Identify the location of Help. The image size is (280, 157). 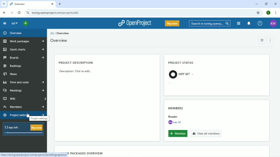
(260, 23).